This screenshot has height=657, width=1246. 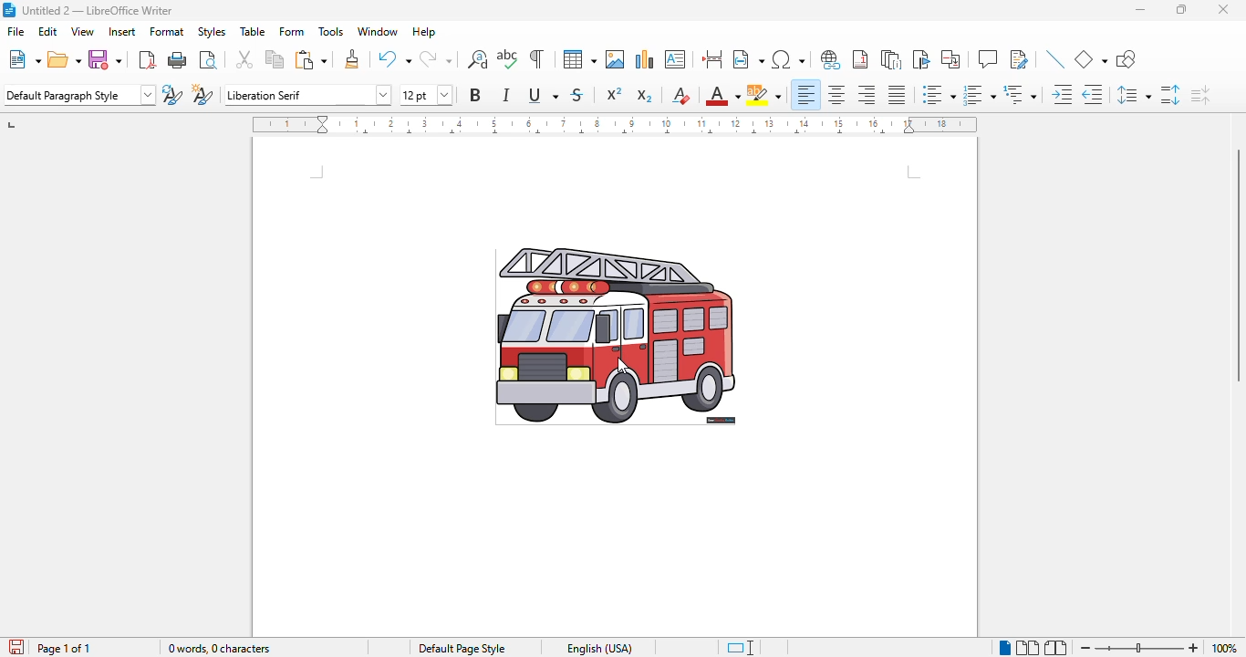 I want to click on file, so click(x=16, y=30).